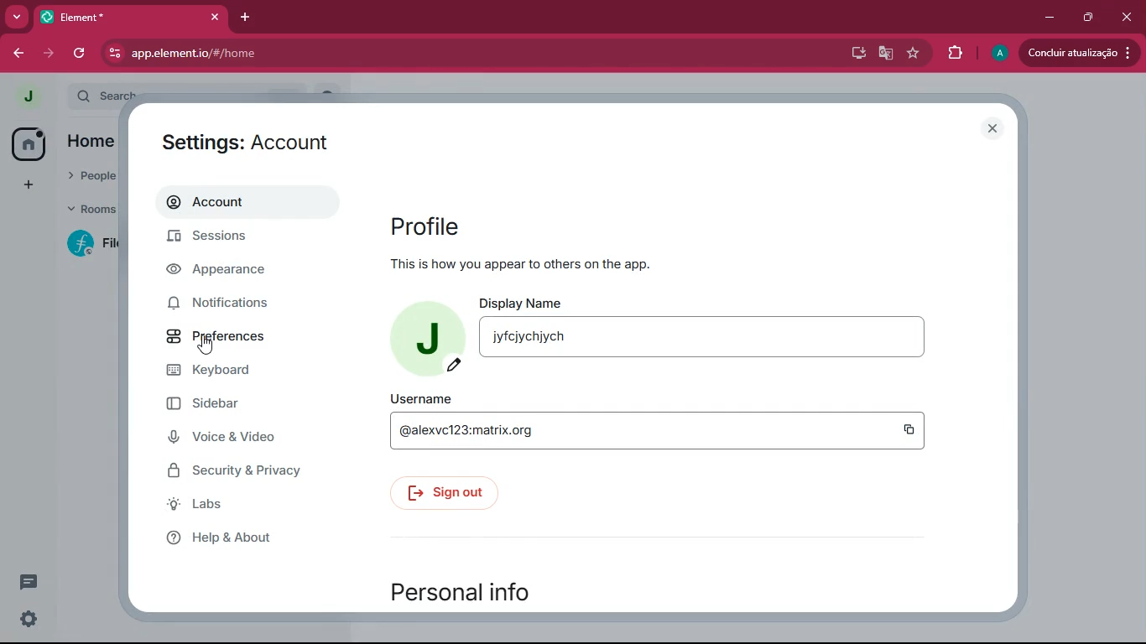  Describe the element at coordinates (93, 140) in the screenshot. I see `home` at that location.